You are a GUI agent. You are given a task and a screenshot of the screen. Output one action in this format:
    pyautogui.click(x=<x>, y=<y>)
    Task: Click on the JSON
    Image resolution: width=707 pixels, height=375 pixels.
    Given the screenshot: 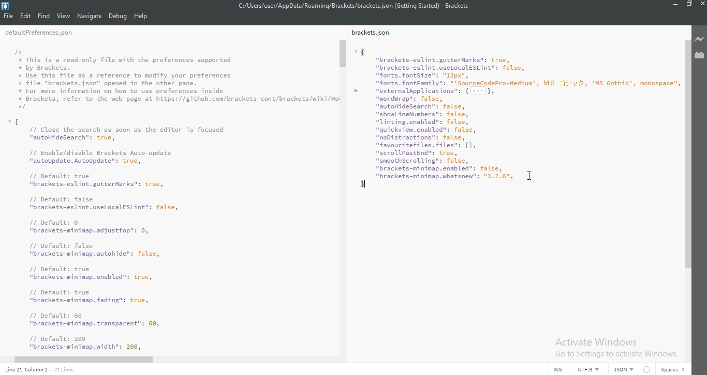 What is the action you would take?
    pyautogui.click(x=622, y=370)
    